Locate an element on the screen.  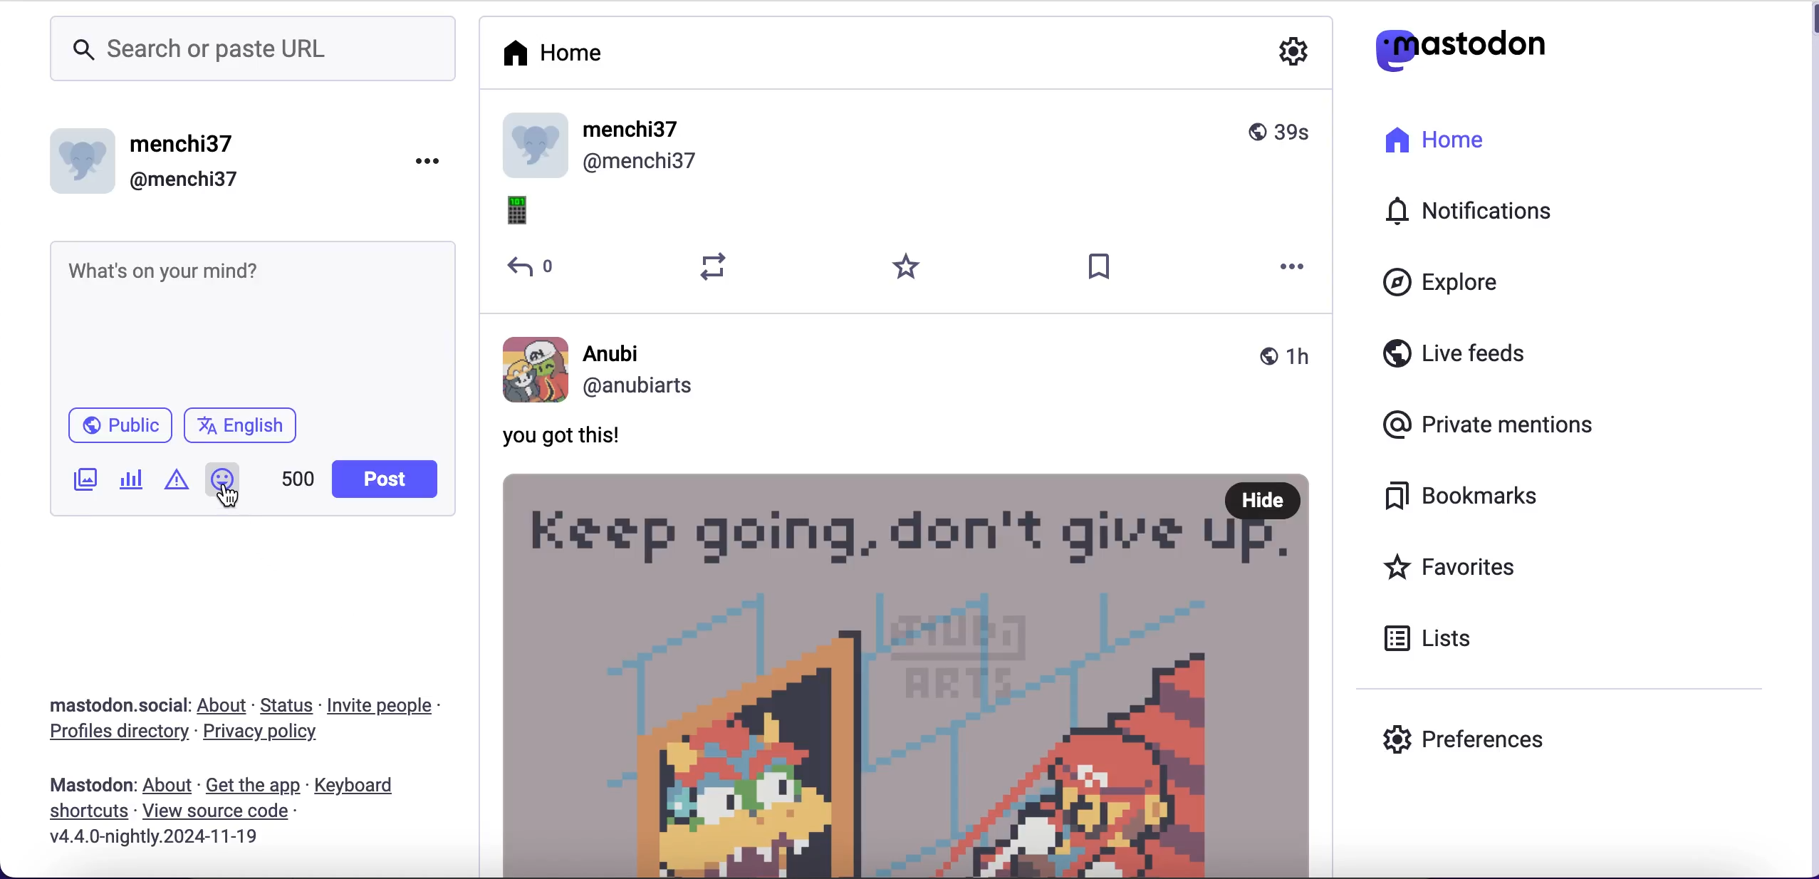
add image is located at coordinates (85, 484).